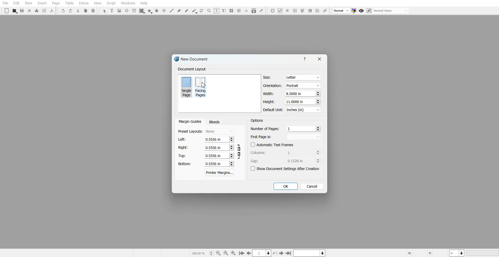  Describe the element at coordinates (206, 139) in the screenshot. I see `Left margin adjuster` at that location.